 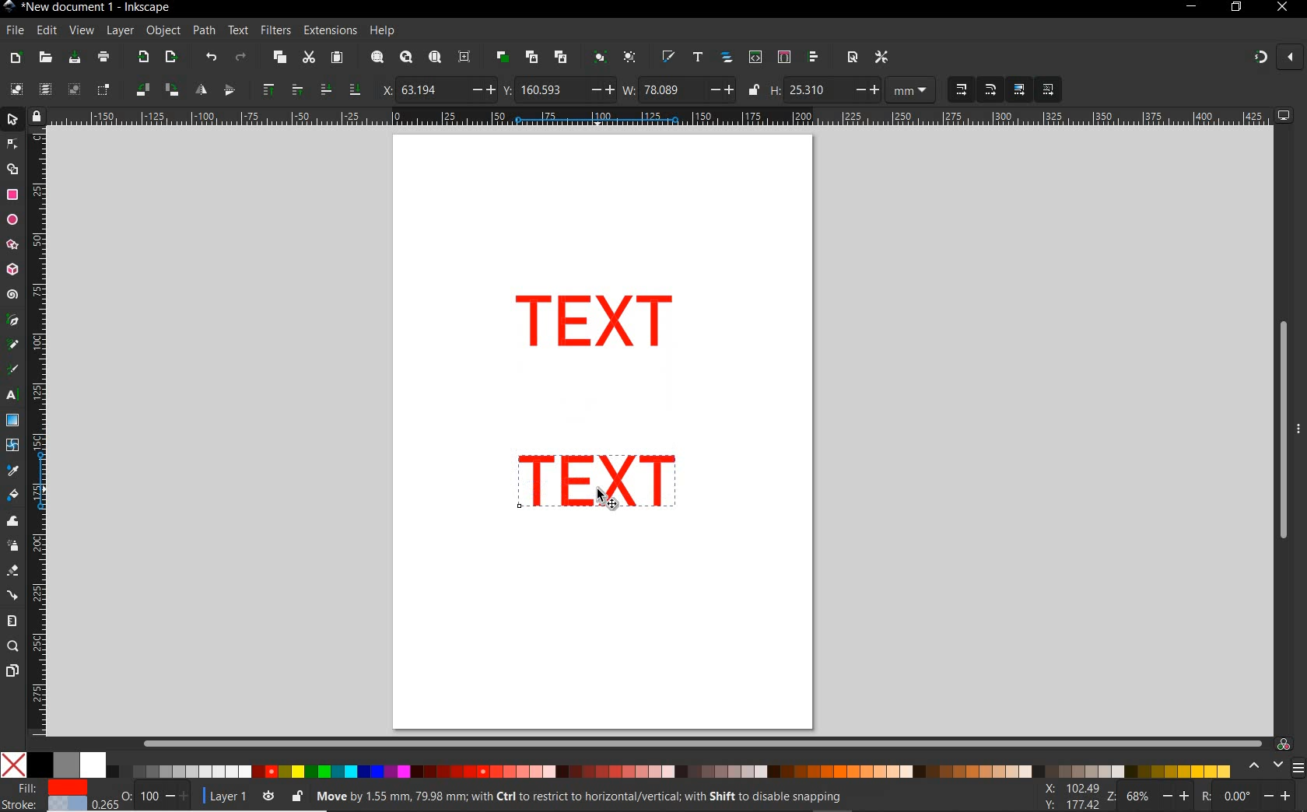 What do you see at coordinates (727, 59) in the screenshot?
I see `open objects` at bounding box center [727, 59].